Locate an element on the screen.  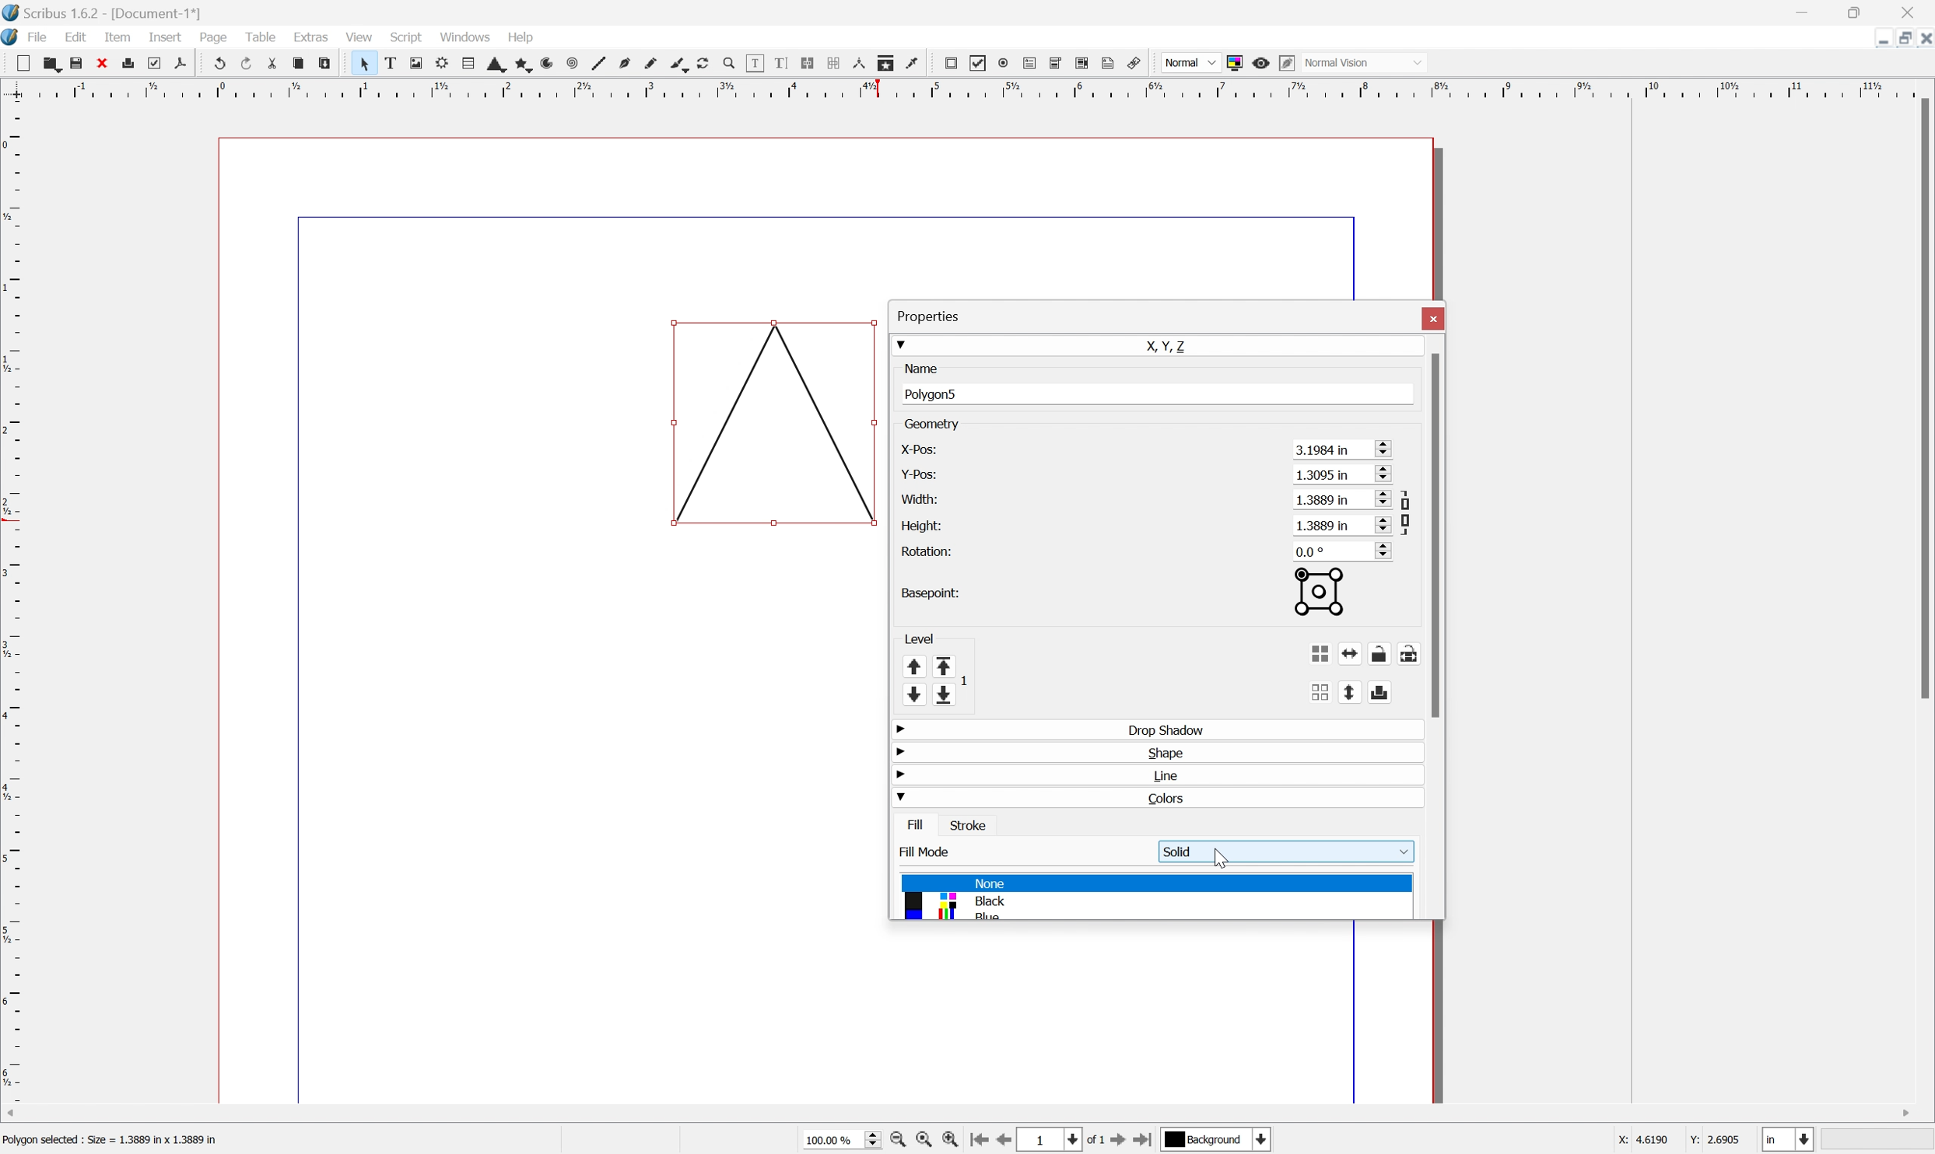
Edit contents of frame is located at coordinates (754, 63).